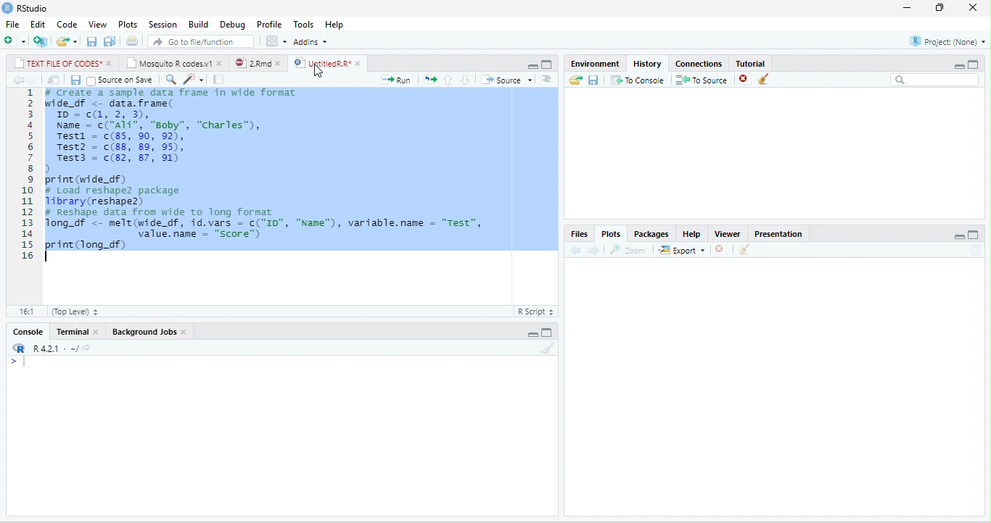  What do you see at coordinates (652, 234) in the screenshot?
I see `Packages` at bounding box center [652, 234].